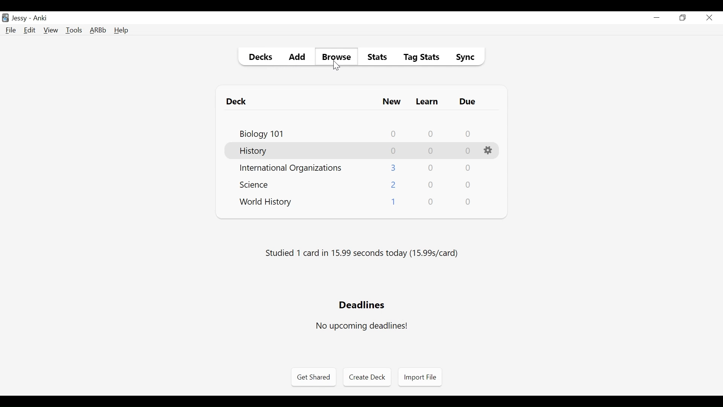 The height and width of the screenshot is (407, 723). Describe the element at coordinates (99, 30) in the screenshot. I see `Advanced Review Button bar` at that location.